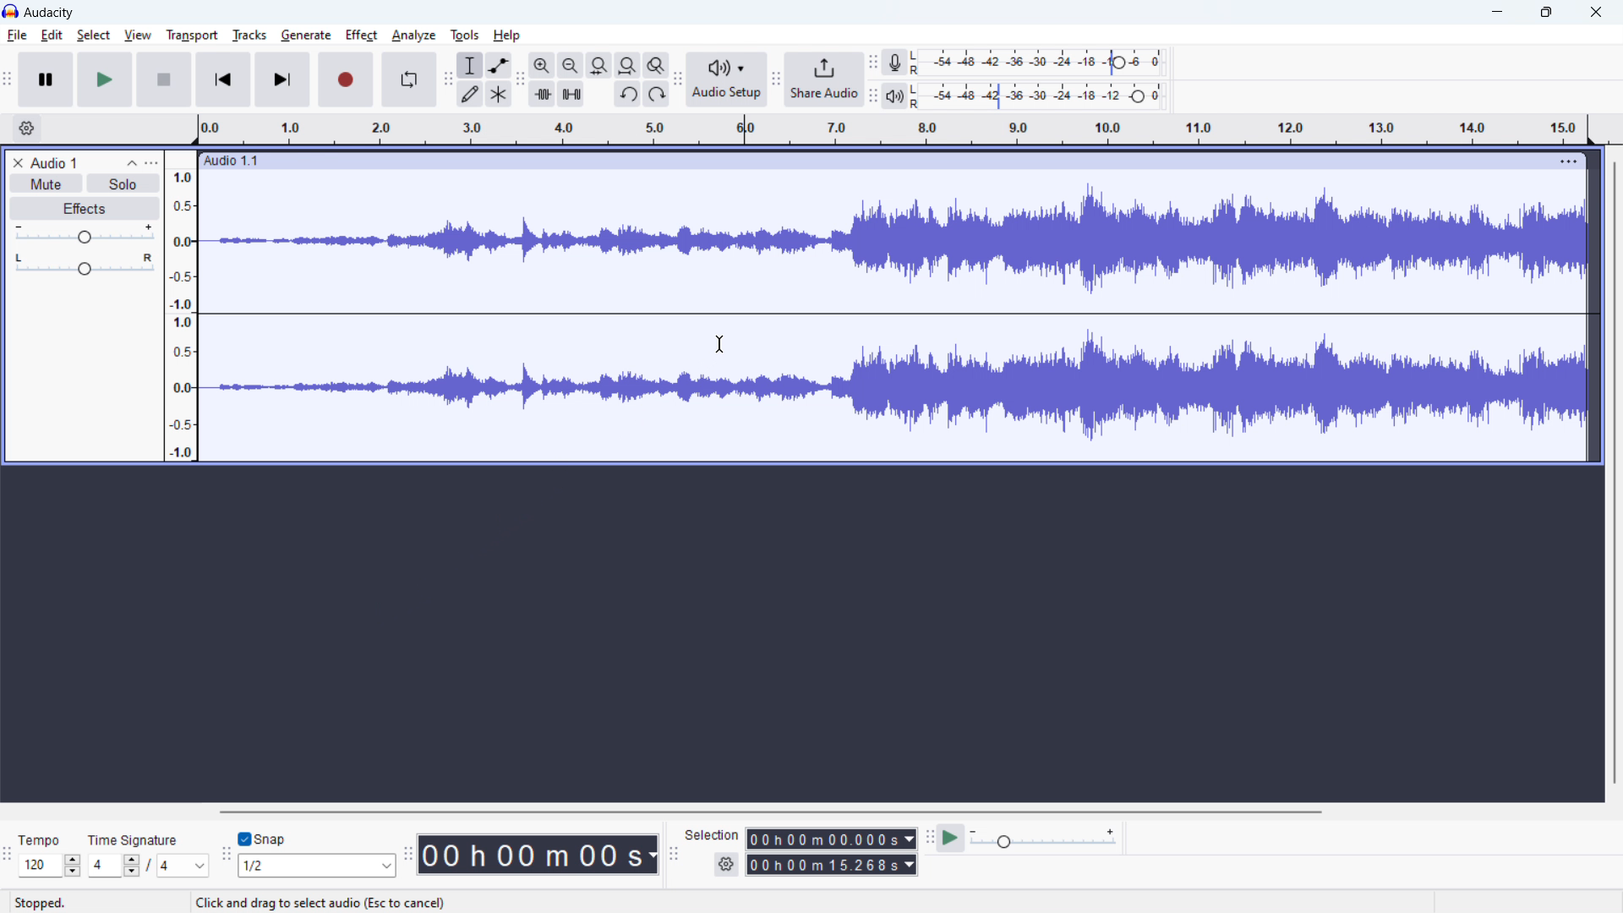 The image size is (1623, 913). What do you see at coordinates (52, 901) in the screenshot?
I see `Stopped` at bounding box center [52, 901].